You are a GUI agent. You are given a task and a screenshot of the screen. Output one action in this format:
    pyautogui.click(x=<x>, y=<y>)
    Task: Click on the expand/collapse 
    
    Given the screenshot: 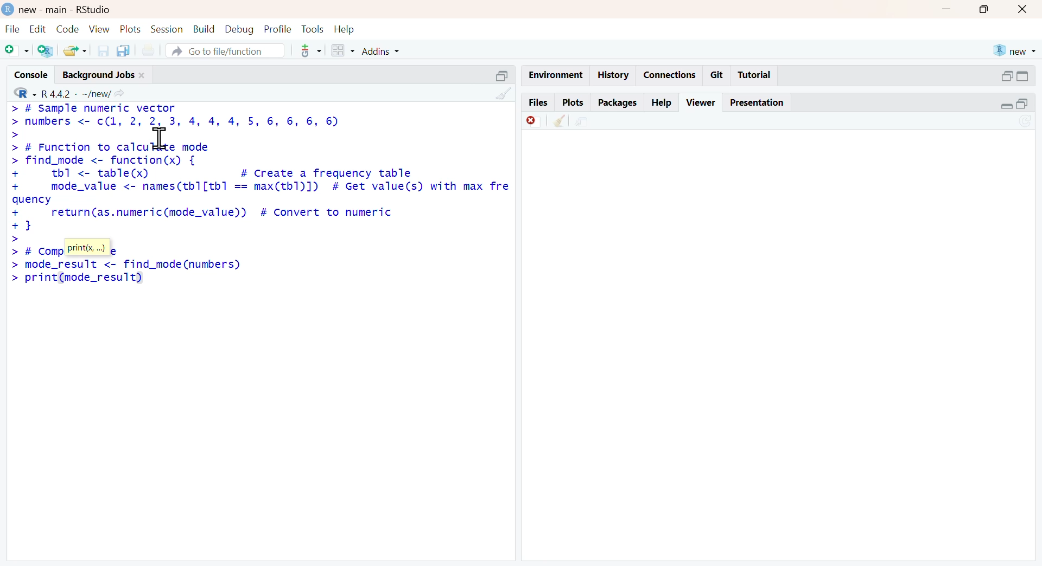 What is the action you would take?
    pyautogui.click(x=1006, y=106)
    